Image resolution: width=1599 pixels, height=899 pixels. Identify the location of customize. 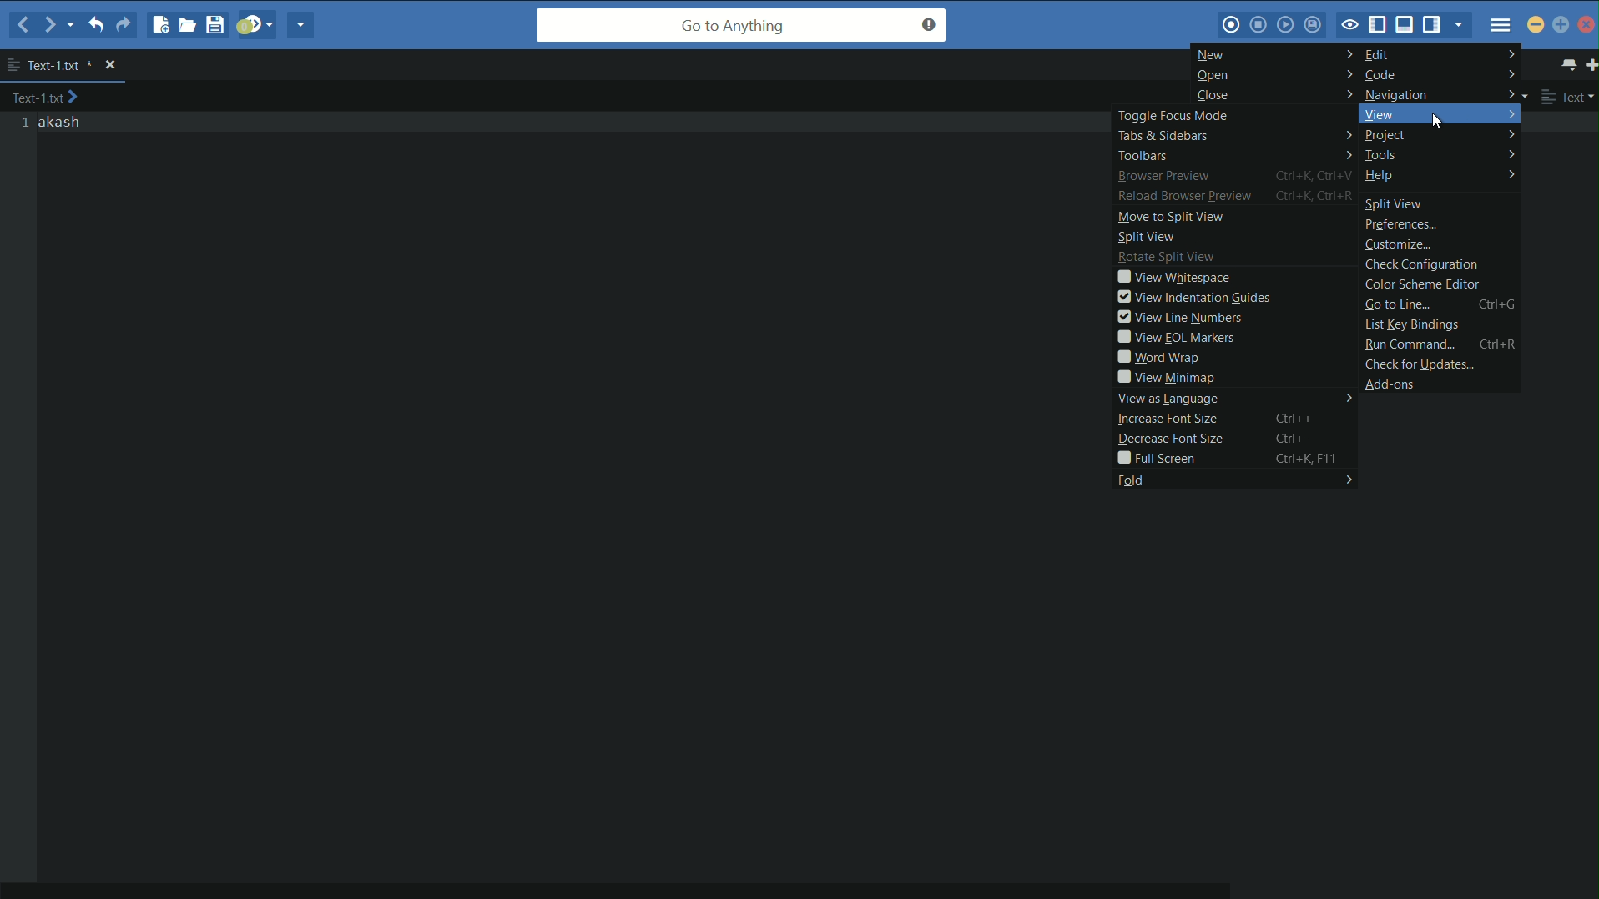
(1442, 245).